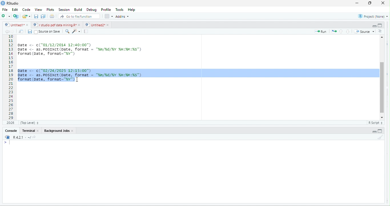  What do you see at coordinates (380, 138) in the screenshot?
I see `clear console` at bounding box center [380, 138].